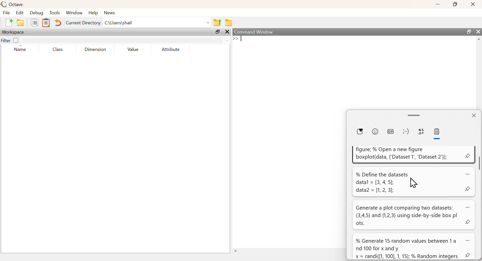  What do you see at coordinates (401, 154) in the screenshot?
I see `figure; % Open a new figure
boxplot(data, {'Dataset 1', 'Dataset 2'});` at bounding box center [401, 154].